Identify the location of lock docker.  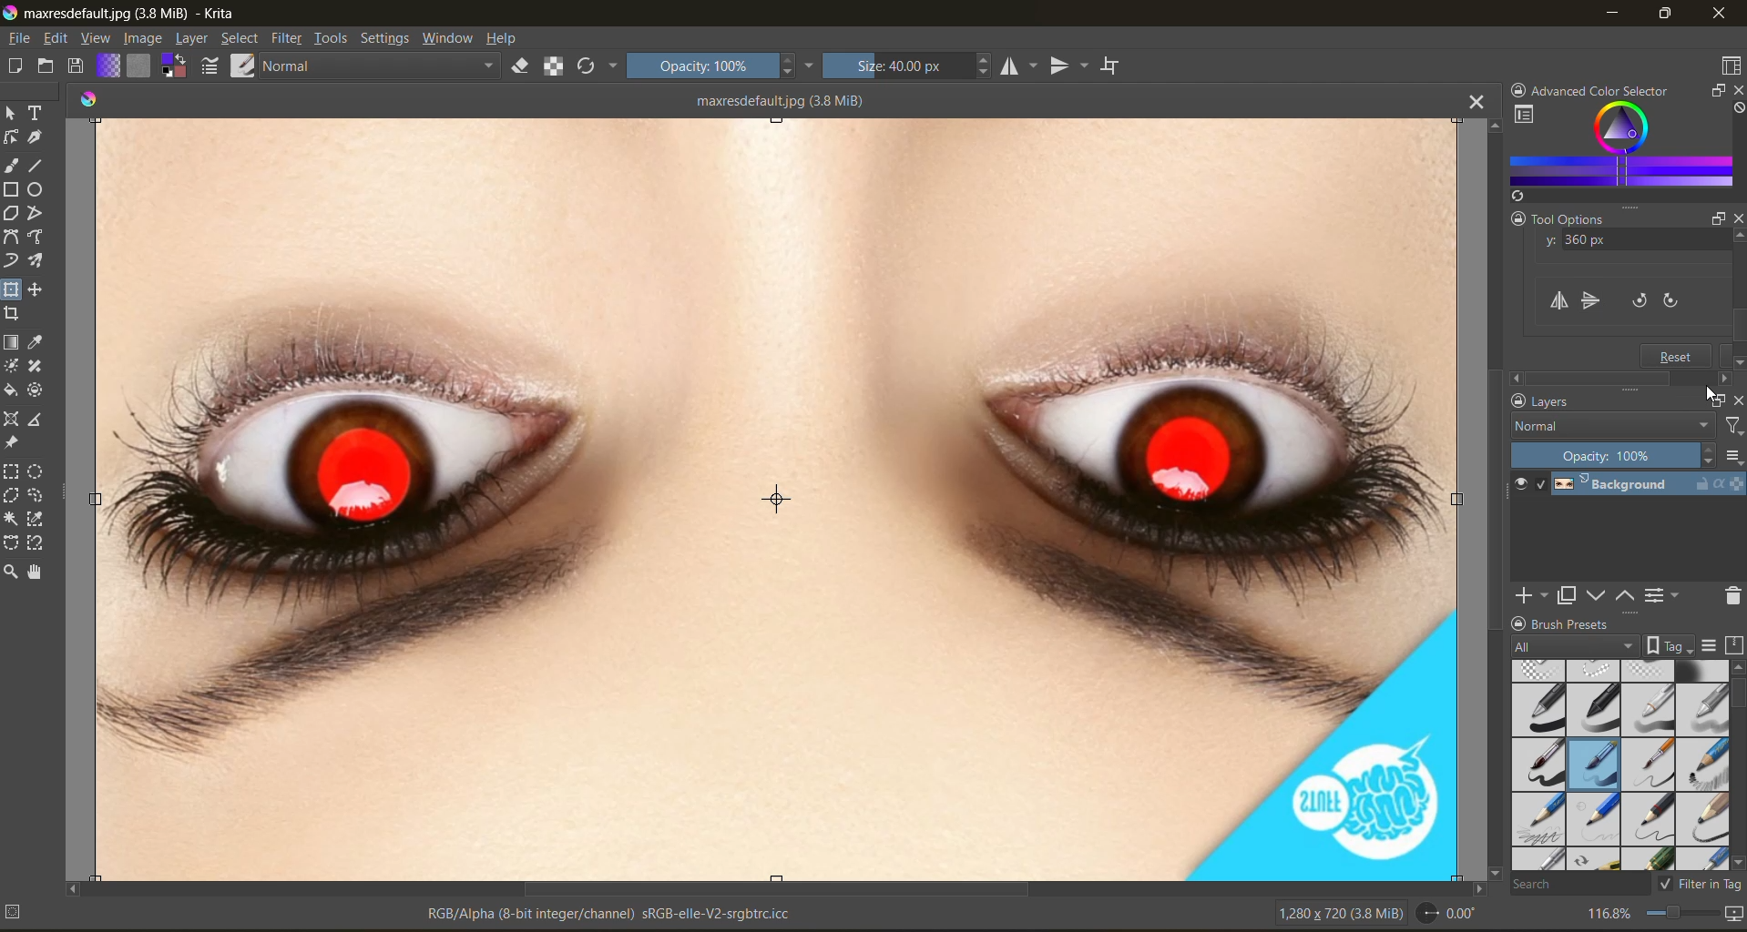
(1521, 91).